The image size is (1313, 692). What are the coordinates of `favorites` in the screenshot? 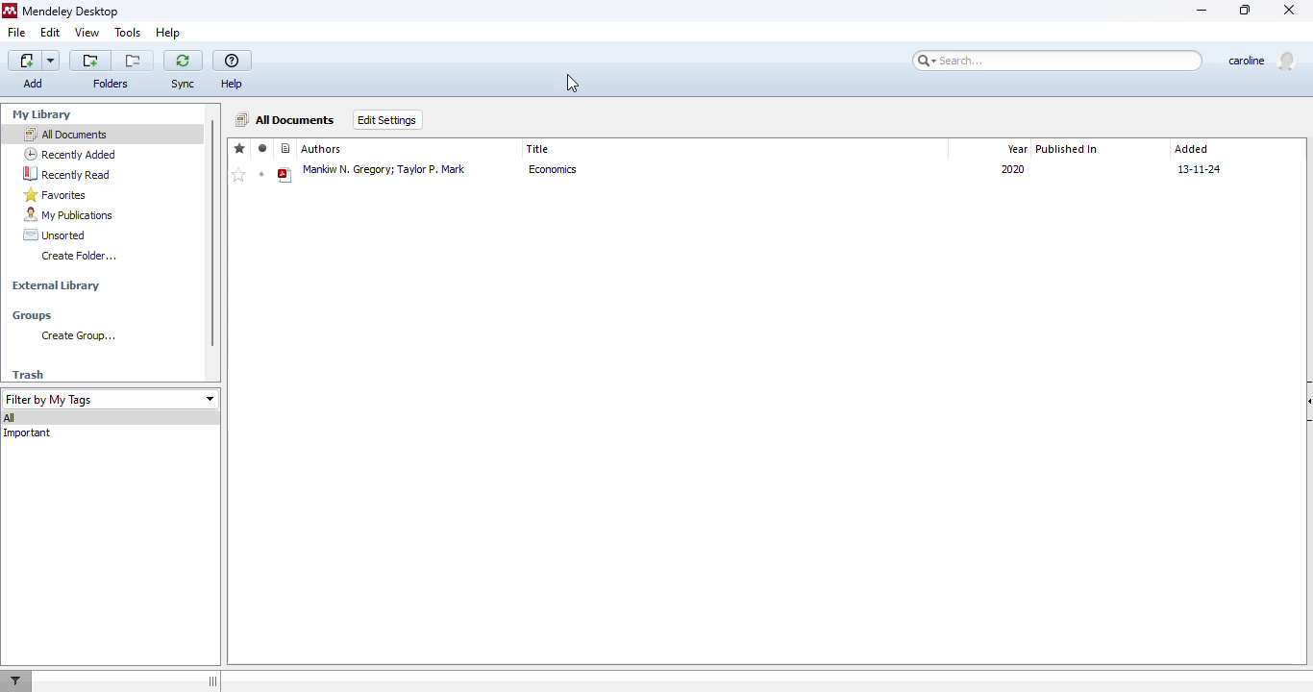 It's located at (240, 148).